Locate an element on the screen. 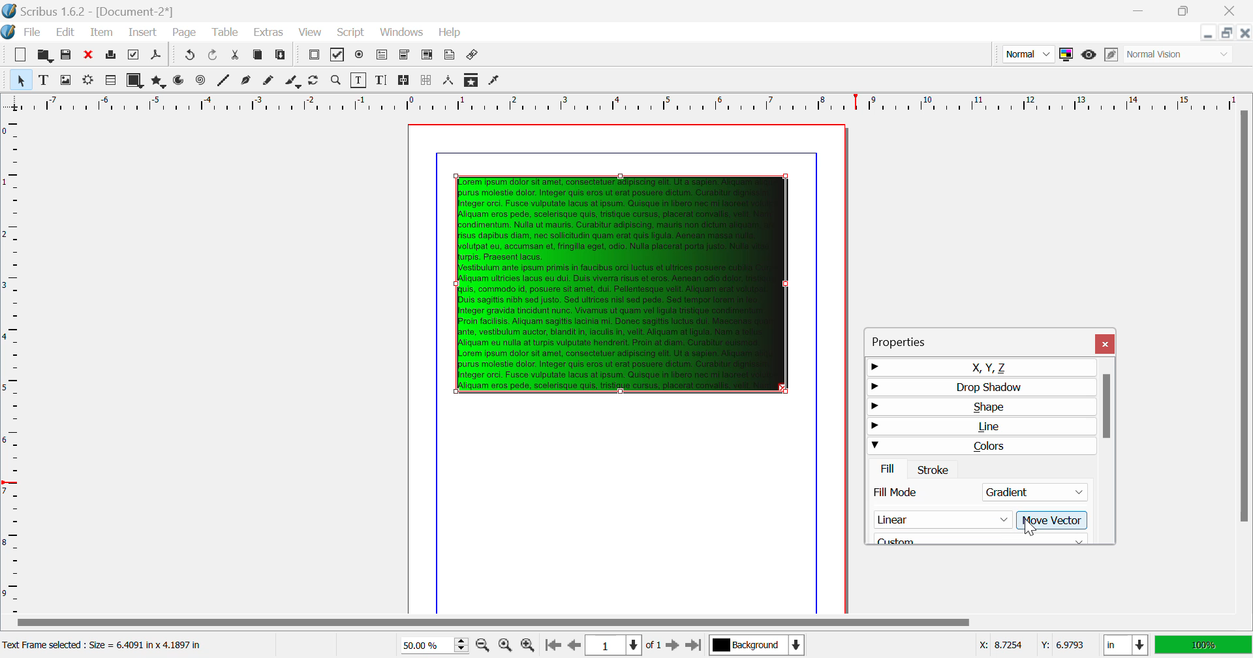  Pdf Combo Box is located at coordinates (404, 55).